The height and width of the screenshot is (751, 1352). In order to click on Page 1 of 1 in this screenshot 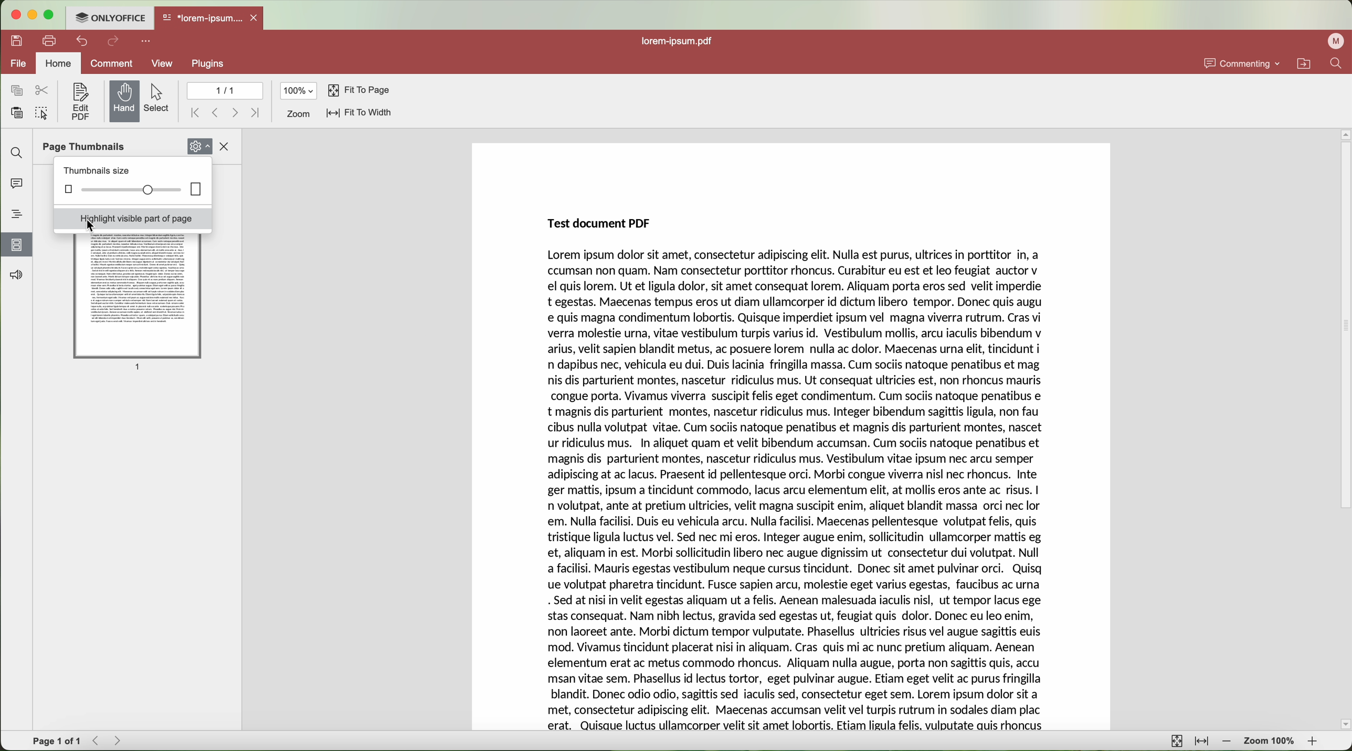, I will do `click(56, 741)`.